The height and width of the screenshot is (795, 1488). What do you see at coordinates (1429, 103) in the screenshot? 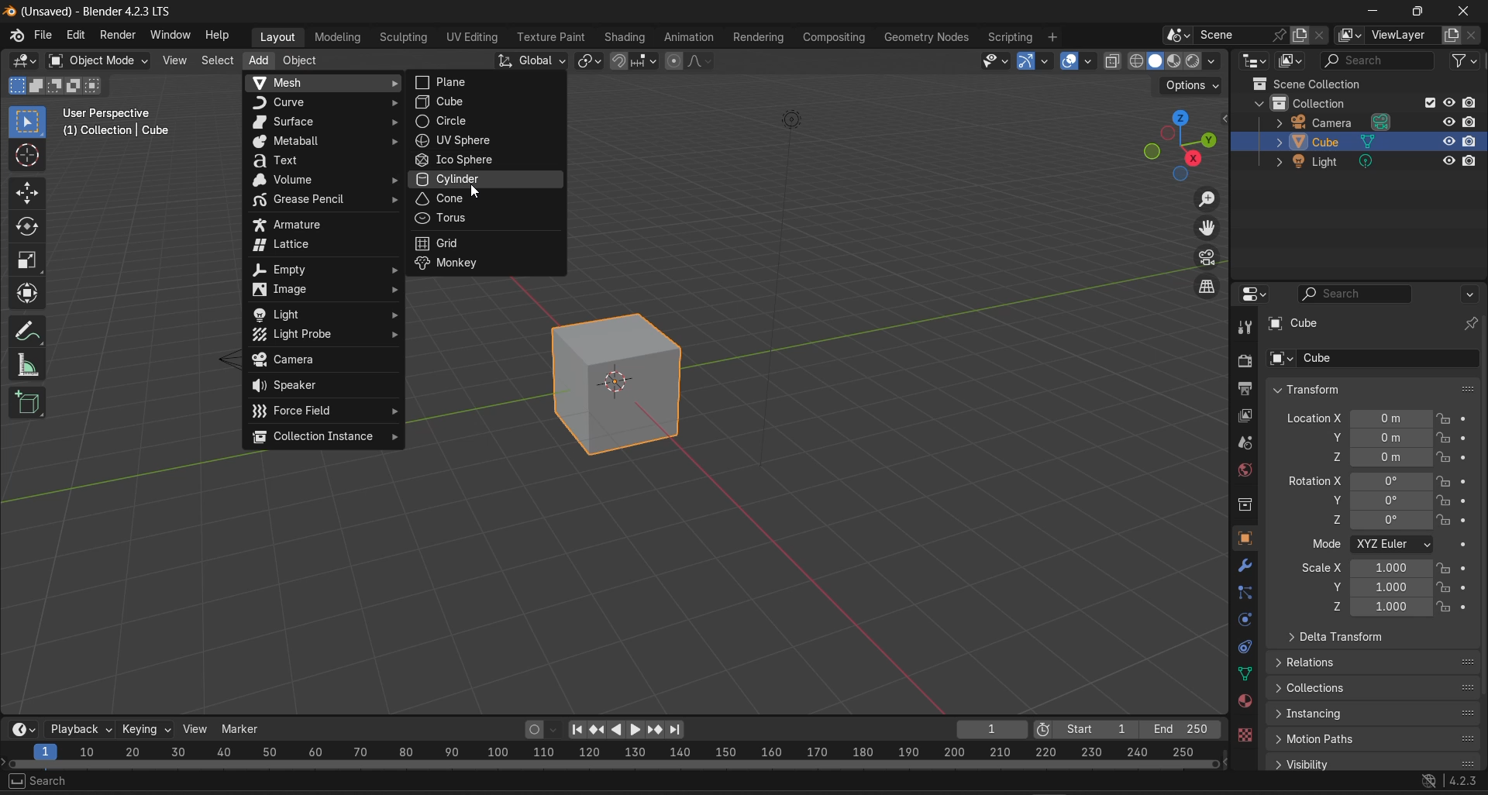
I see `exclude from view layer` at bounding box center [1429, 103].